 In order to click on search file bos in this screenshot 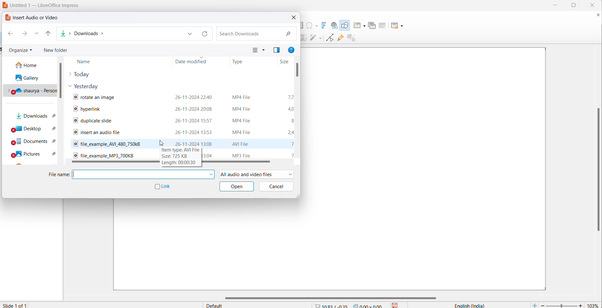, I will do `click(258, 34)`.